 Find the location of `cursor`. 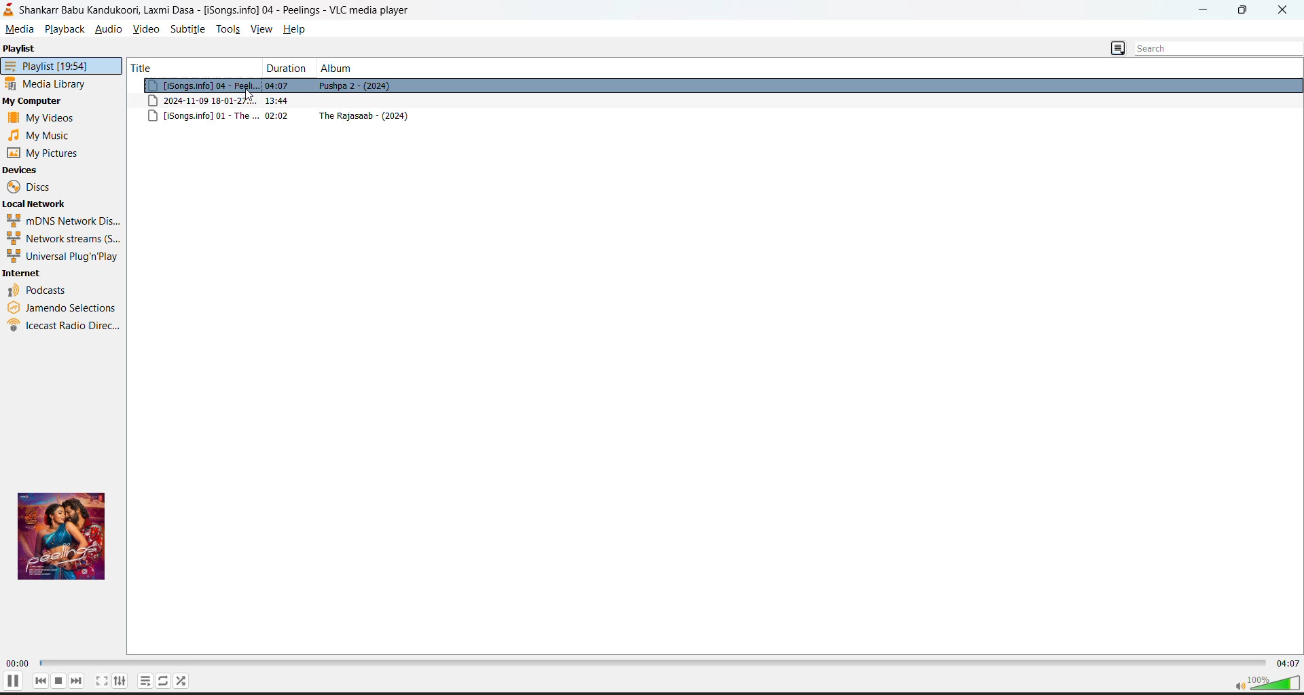

cursor is located at coordinates (251, 95).